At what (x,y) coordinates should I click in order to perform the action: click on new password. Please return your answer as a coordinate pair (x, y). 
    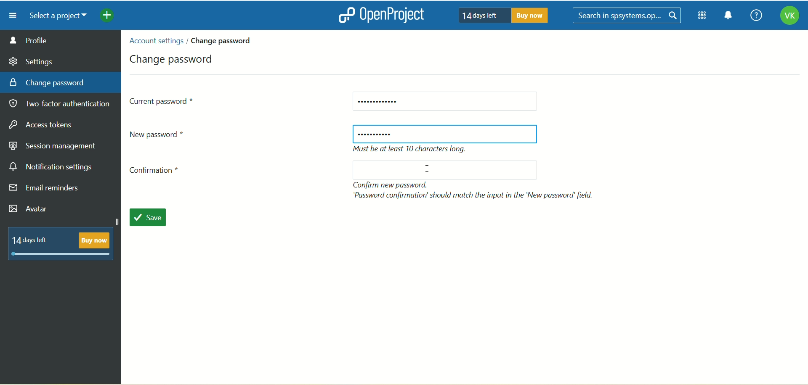
    Looking at the image, I should click on (445, 134).